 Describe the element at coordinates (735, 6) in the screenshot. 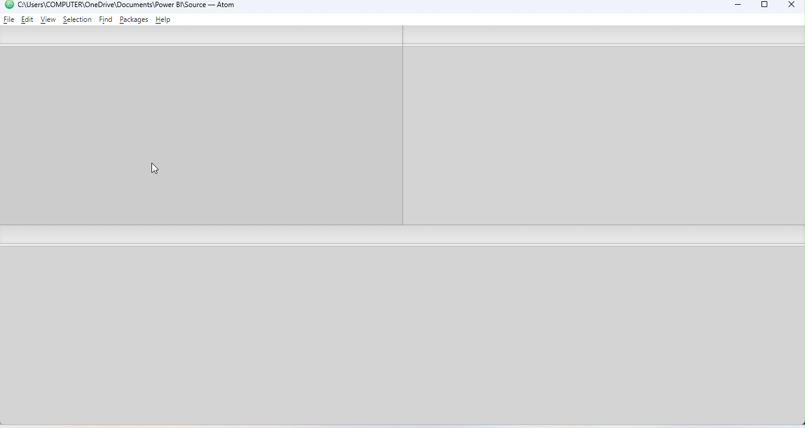

I see `Minimize` at that location.